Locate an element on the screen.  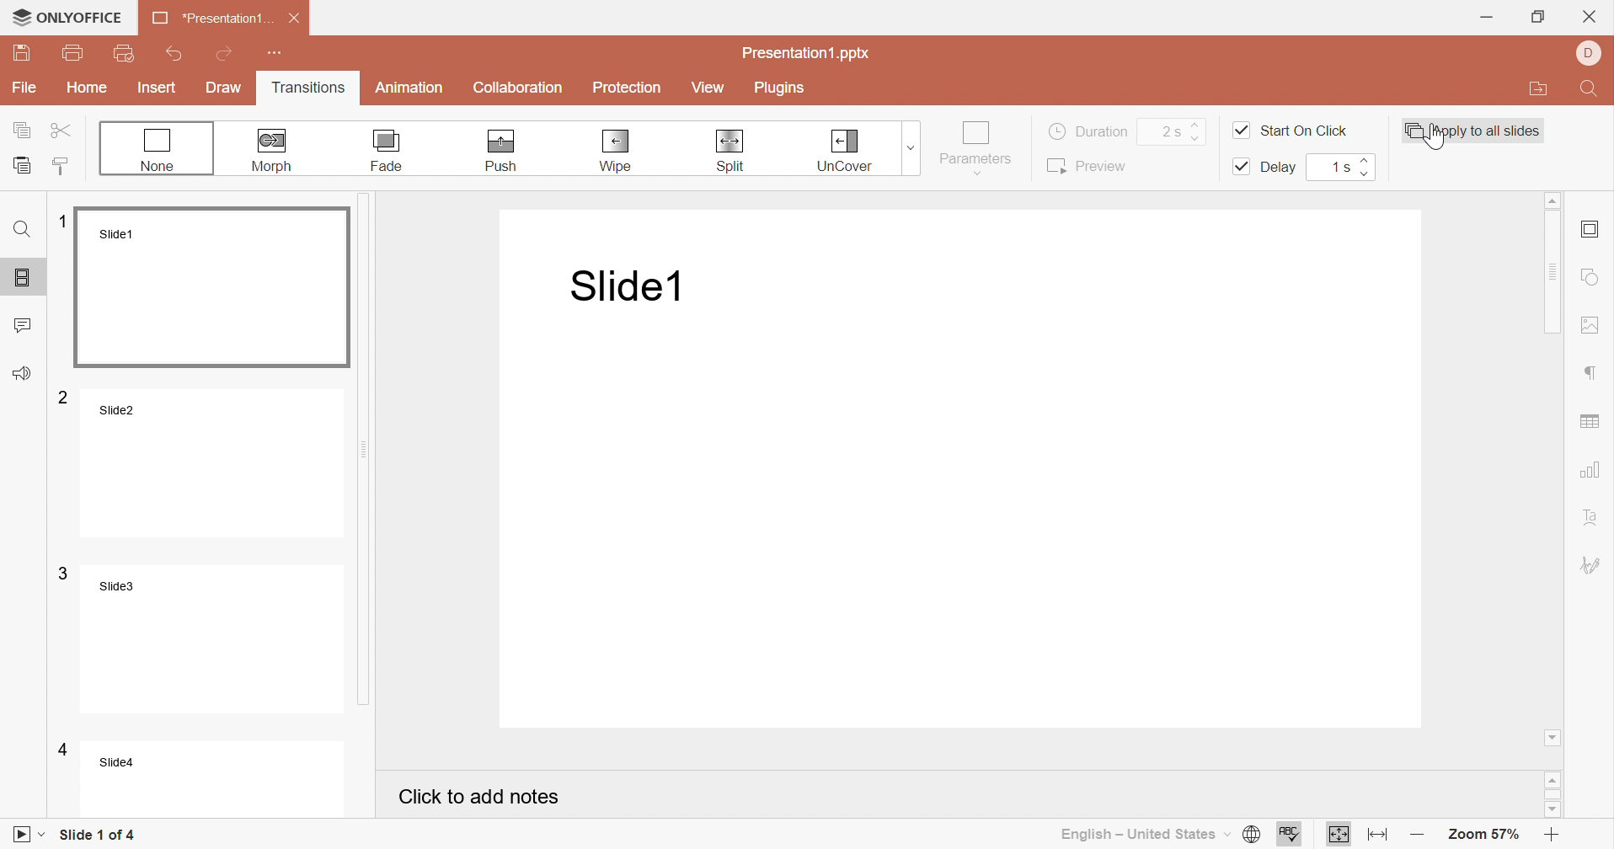
Find is located at coordinates (1592, 88).